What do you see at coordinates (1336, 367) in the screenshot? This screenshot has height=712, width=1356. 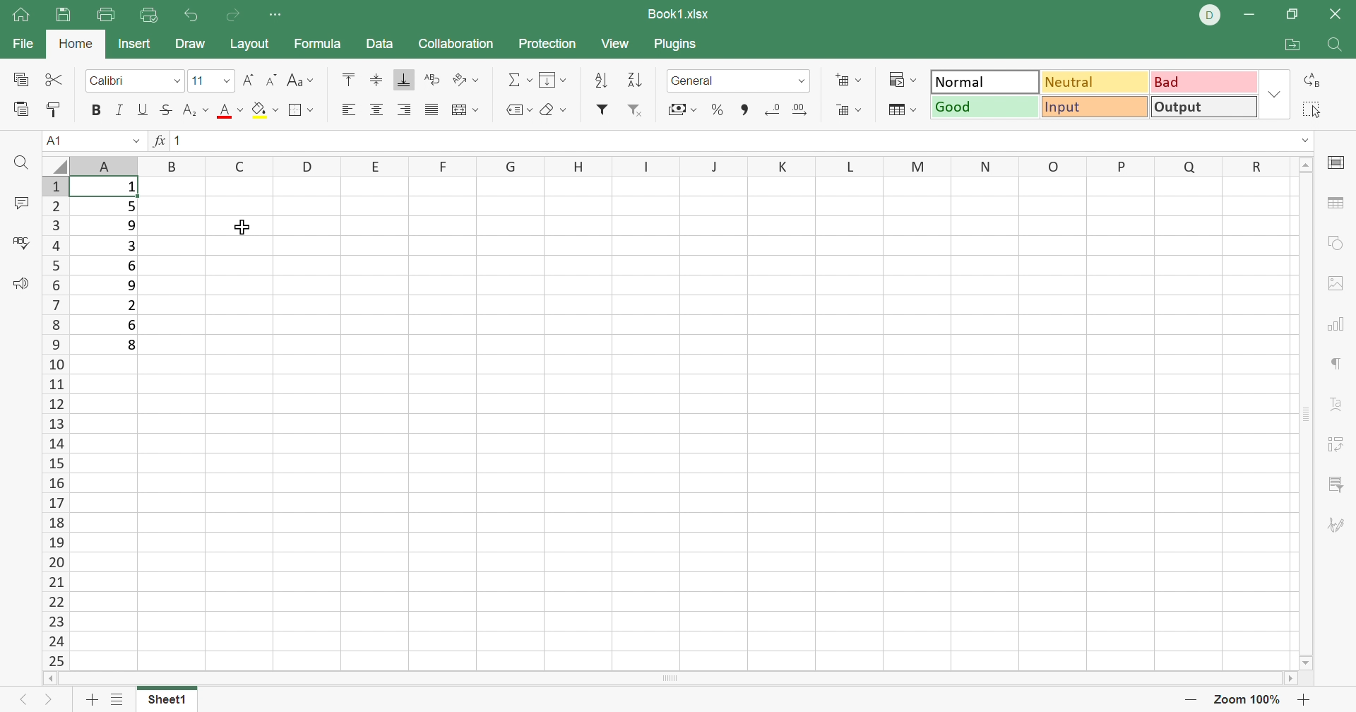 I see `Paragraph settings` at bounding box center [1336, 367].